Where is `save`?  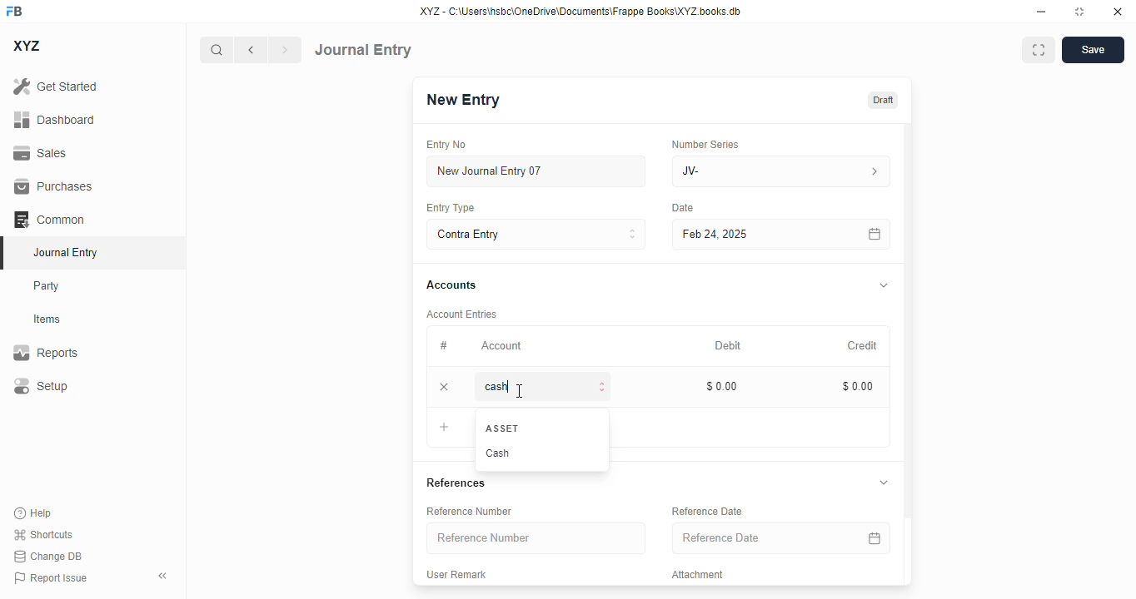
save is located at coordinates (1093, 50).